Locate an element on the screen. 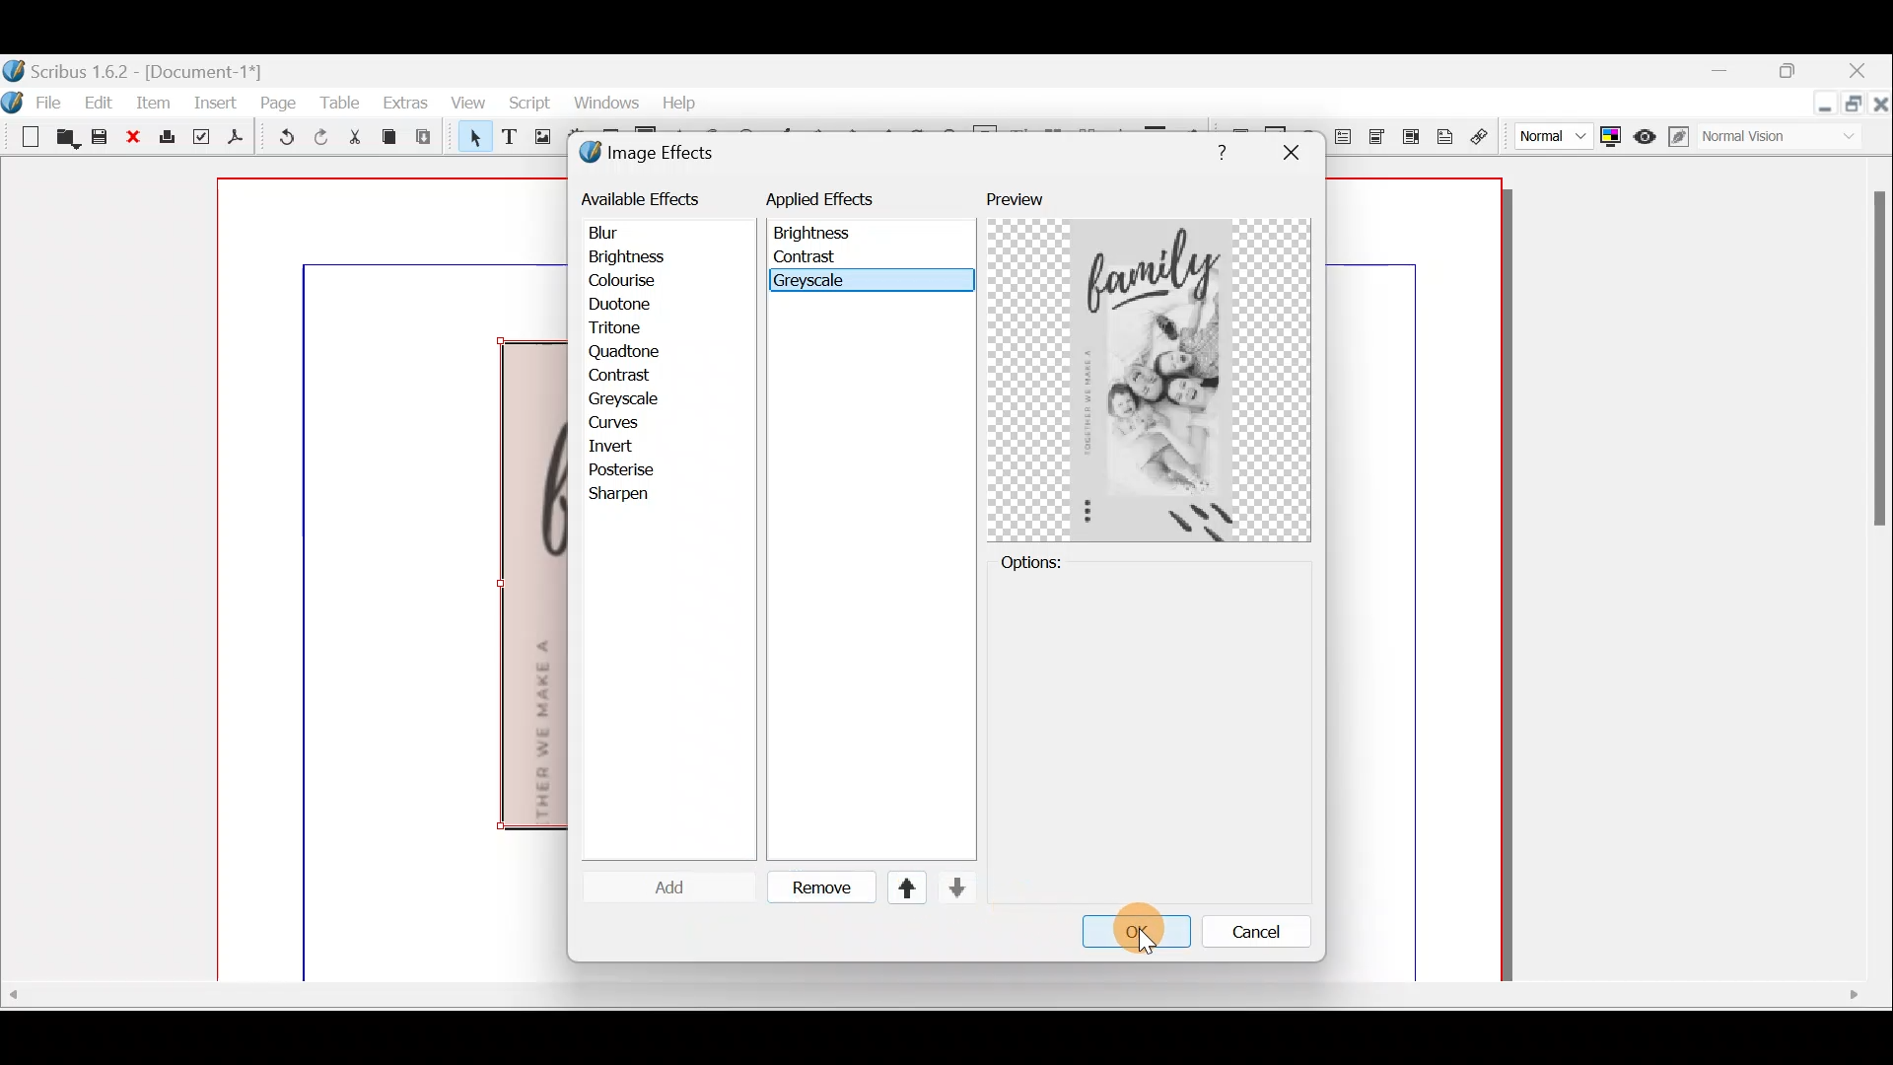 This screenshot has height=1065, width=1893. Cut is located at coordinates (356, 138).